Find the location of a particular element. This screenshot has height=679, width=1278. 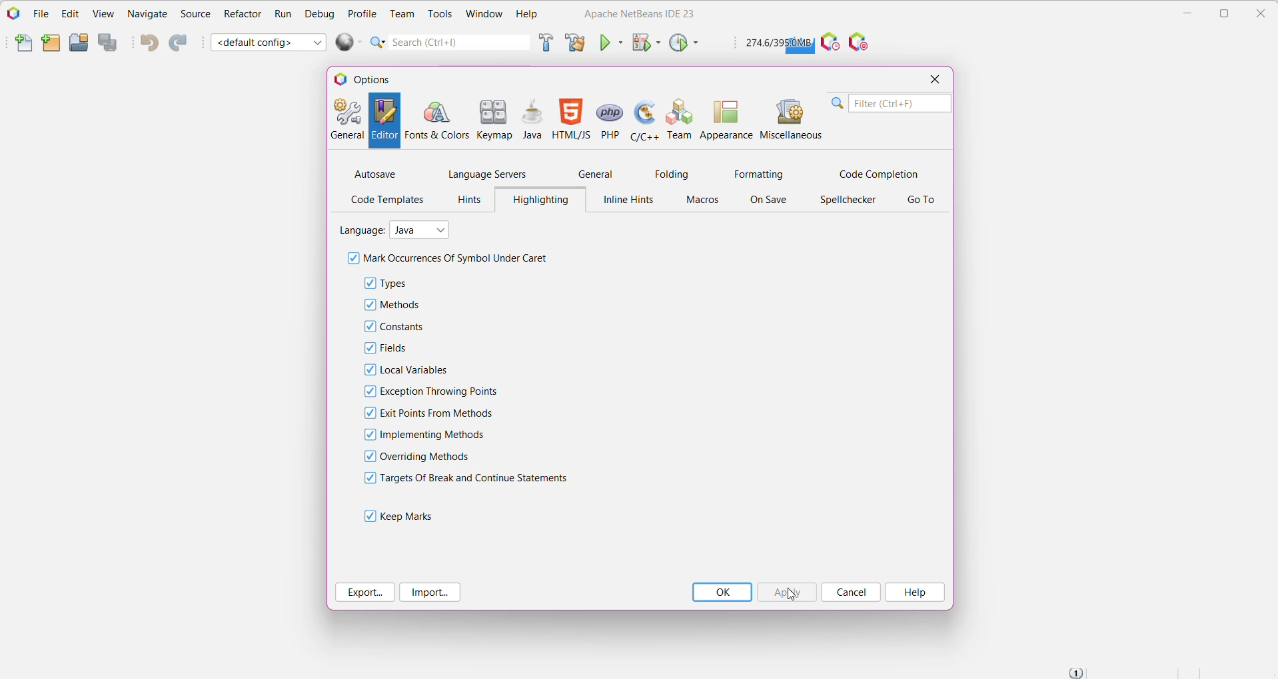

Implementing Methods - click ro enable is located at coordinates (438, 436).